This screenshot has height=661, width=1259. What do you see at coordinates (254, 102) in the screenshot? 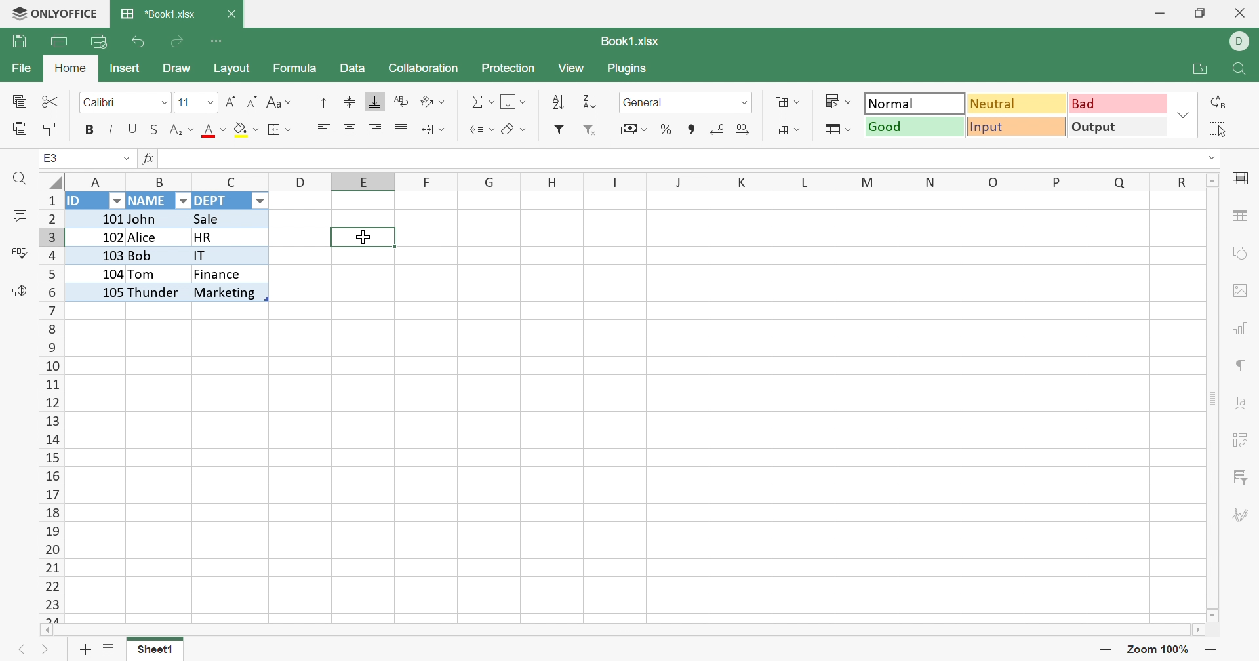
I see `Decrement font size` at bounding box center [254, 102].